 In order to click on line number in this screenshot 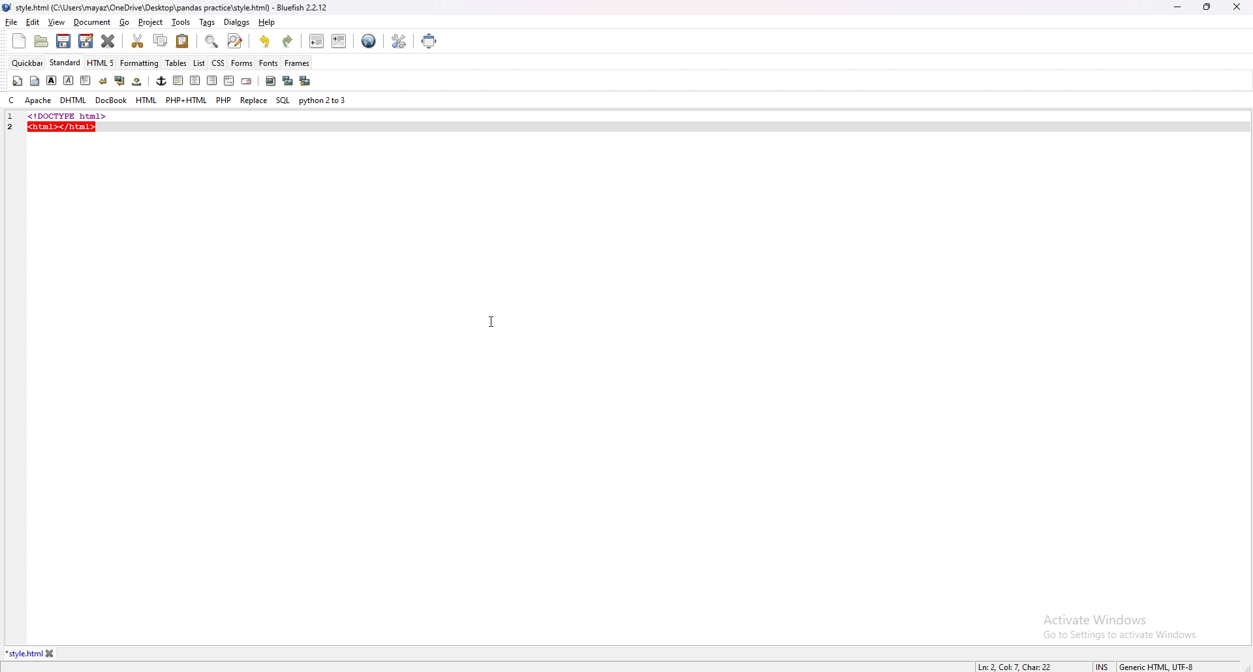, I will do `click(15, 126)`.